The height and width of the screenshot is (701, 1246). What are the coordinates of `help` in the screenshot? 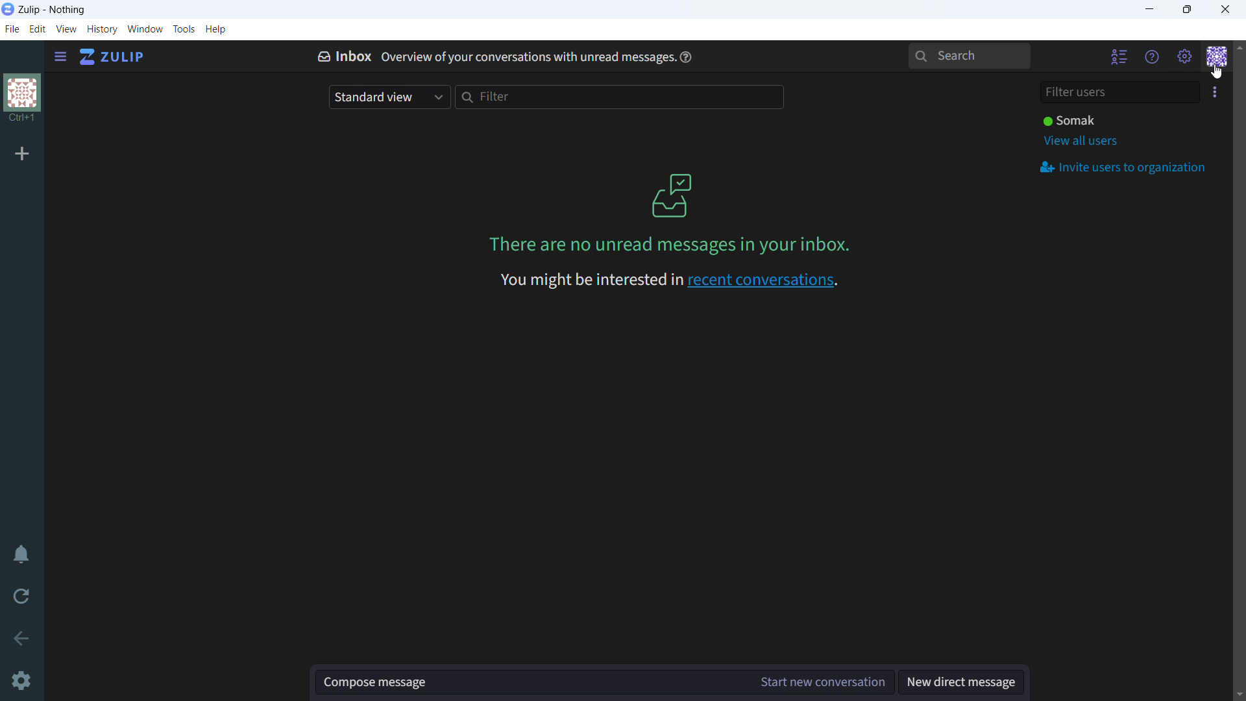 It's located at (685, 56).